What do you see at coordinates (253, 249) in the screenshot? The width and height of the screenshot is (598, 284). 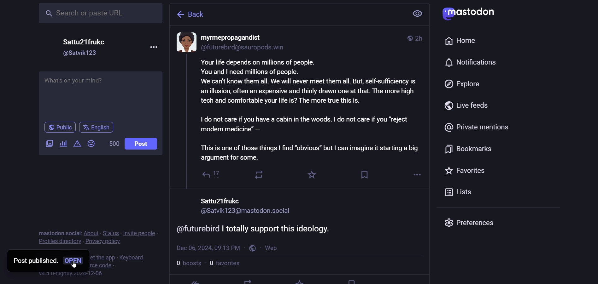 I see `public` at bounding box center [253, 249].